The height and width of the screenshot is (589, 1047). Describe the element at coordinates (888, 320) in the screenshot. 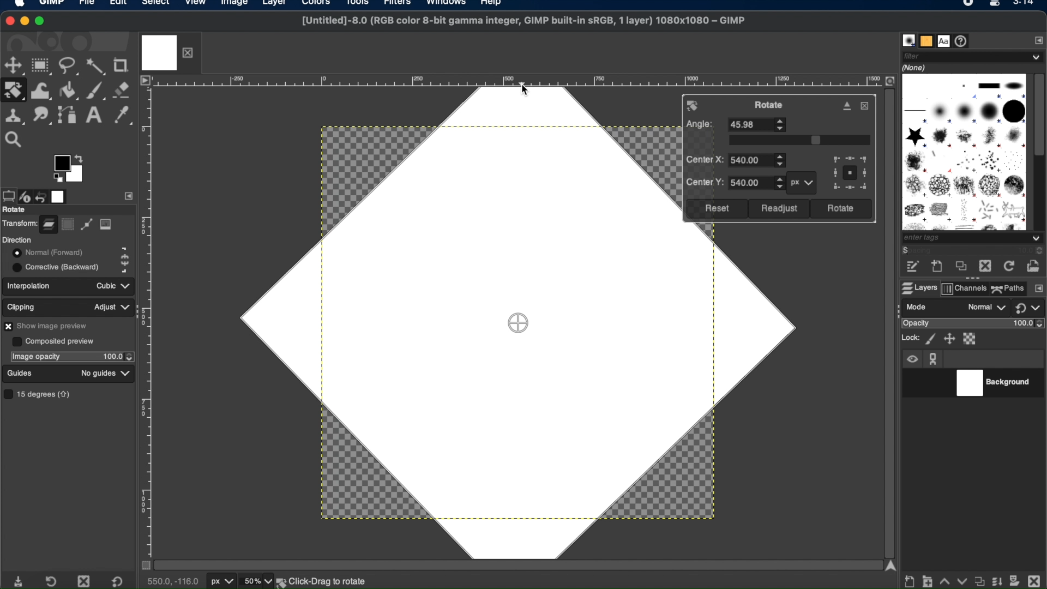

I see `scroll bar` at that location.